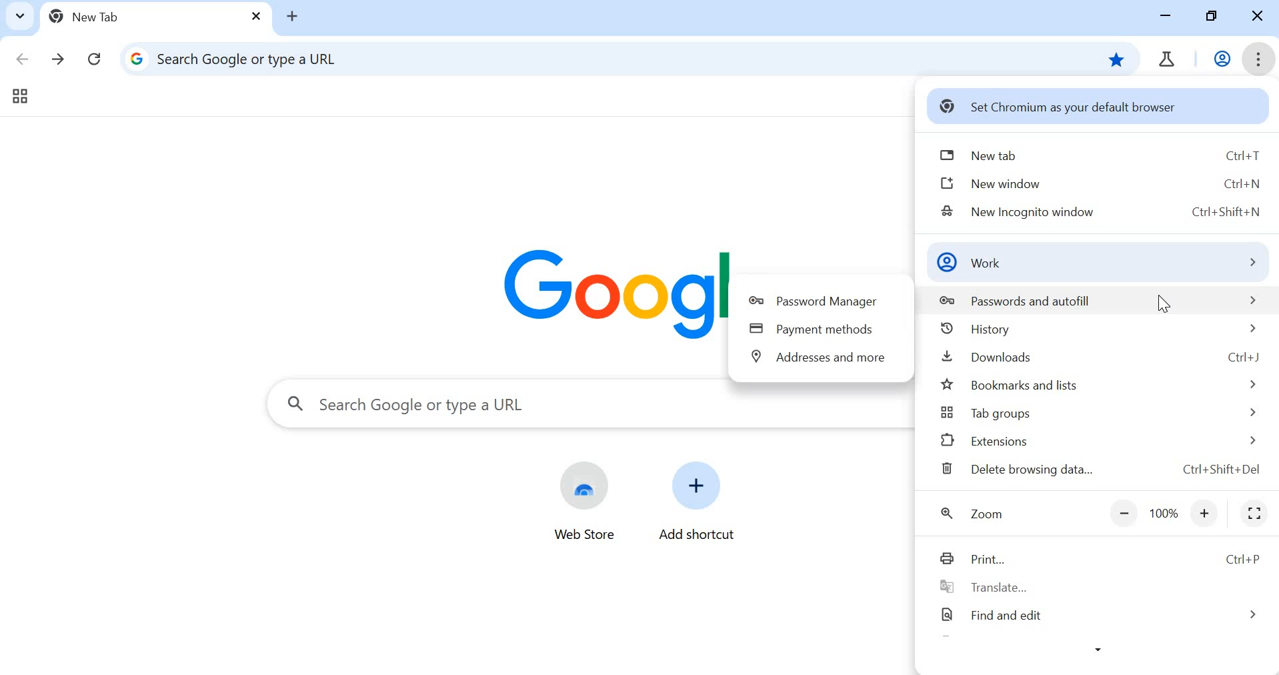 This screenshot has height=675, width=1279. I want to click on bookmarks and lists, so click(1099, 386).